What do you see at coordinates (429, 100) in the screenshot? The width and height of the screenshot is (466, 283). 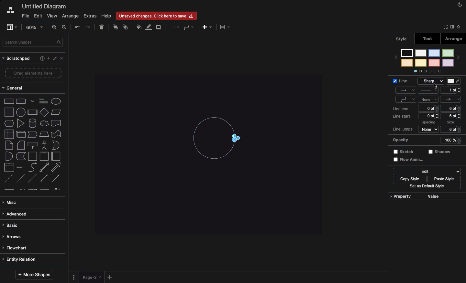 I see `None` at bounding box center [429, 100].